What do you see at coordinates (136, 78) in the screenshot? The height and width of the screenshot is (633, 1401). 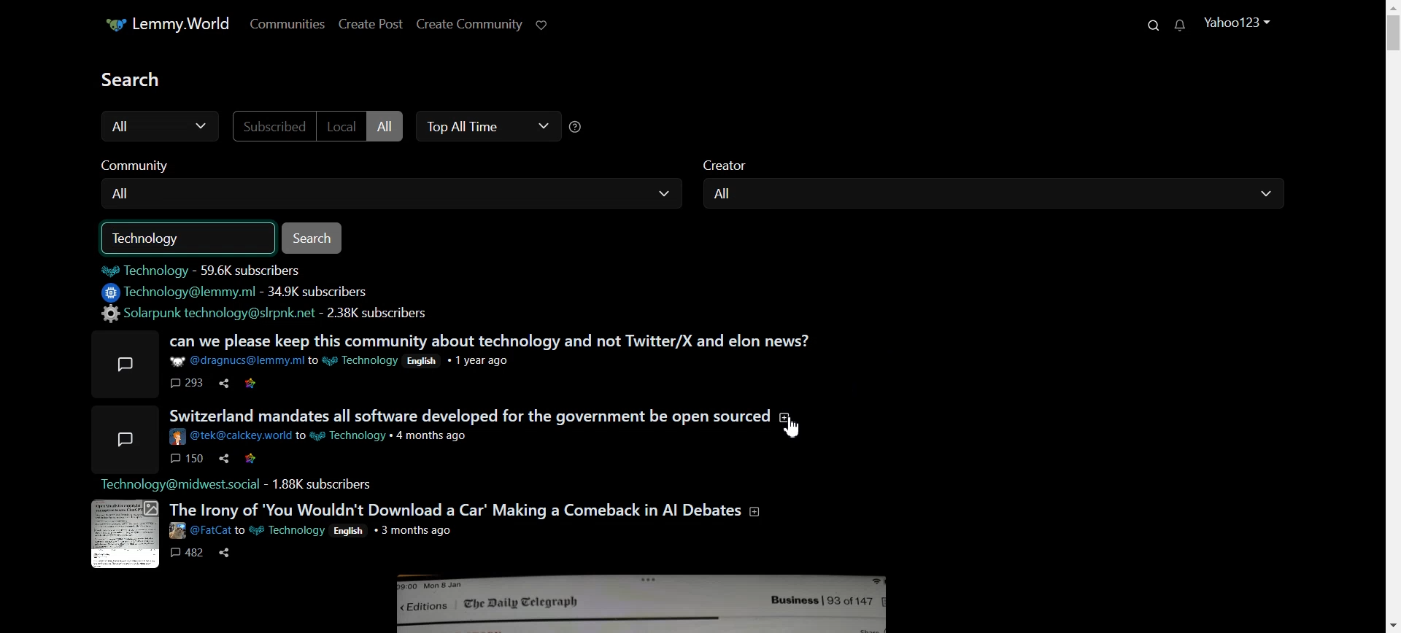 I see `Text` at bounding box center [136, 78].